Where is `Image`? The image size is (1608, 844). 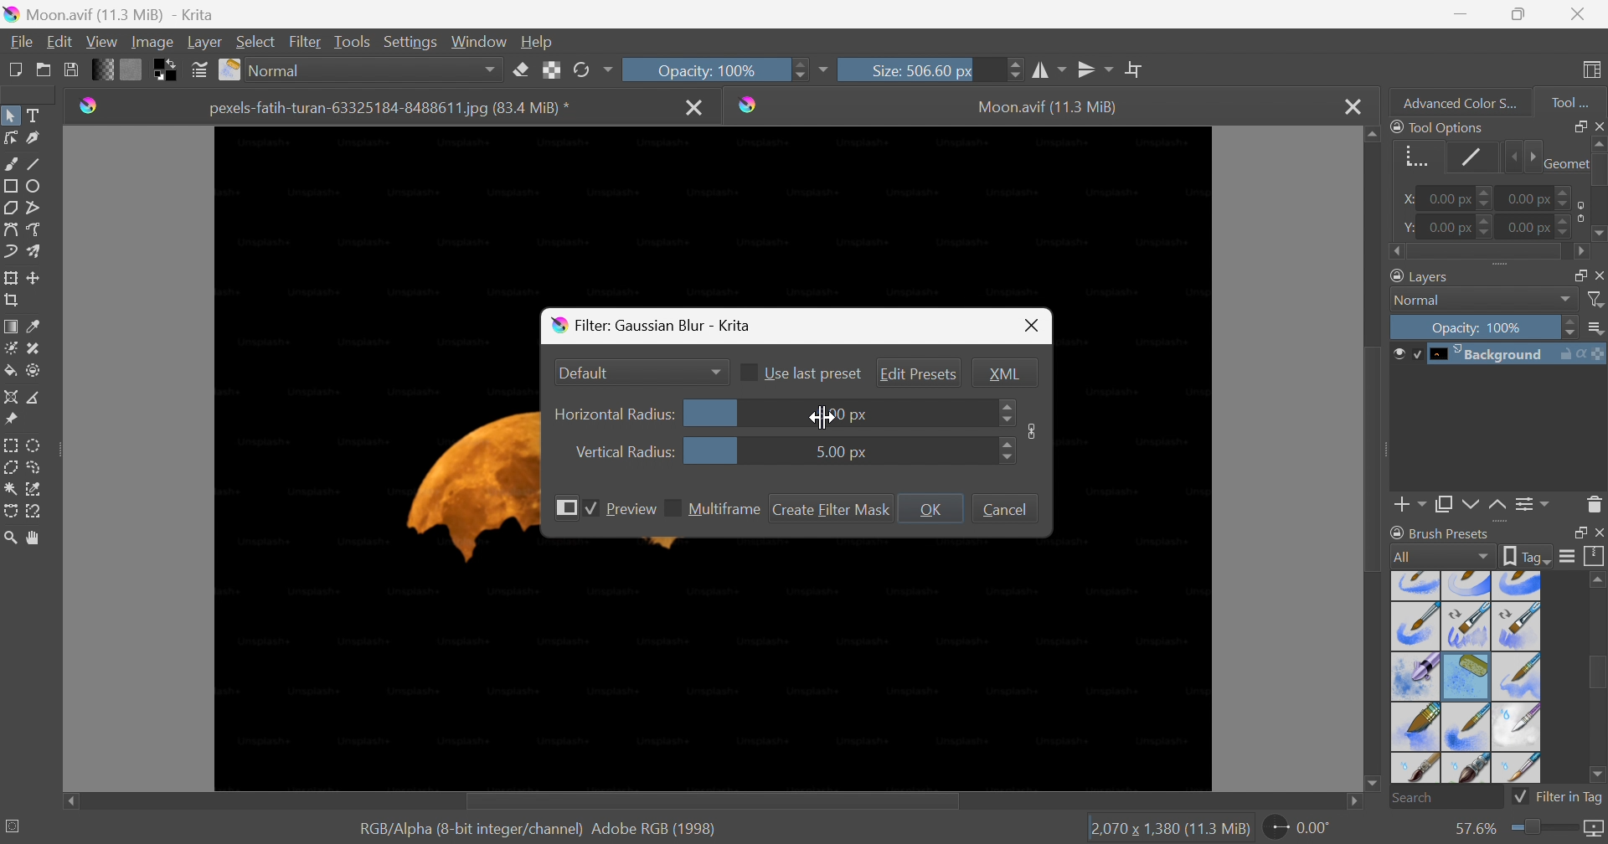 Image is located at coordinates (151, 43).